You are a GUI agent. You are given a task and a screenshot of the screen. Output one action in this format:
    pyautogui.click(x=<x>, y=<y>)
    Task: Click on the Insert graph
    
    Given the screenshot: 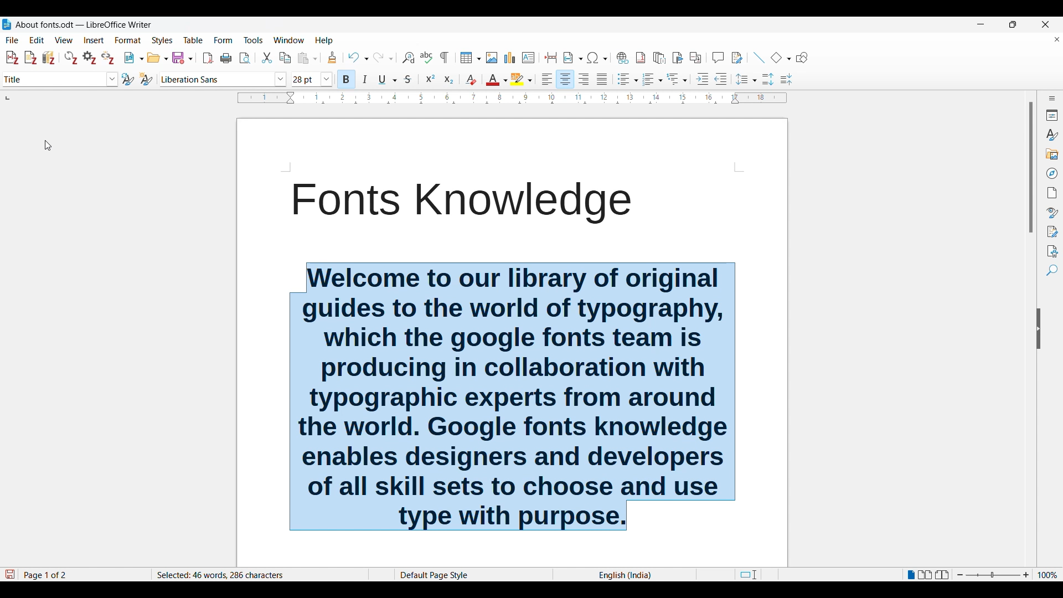 What is the action you would take?
    pyautogui.click(x=509, y=57)
    